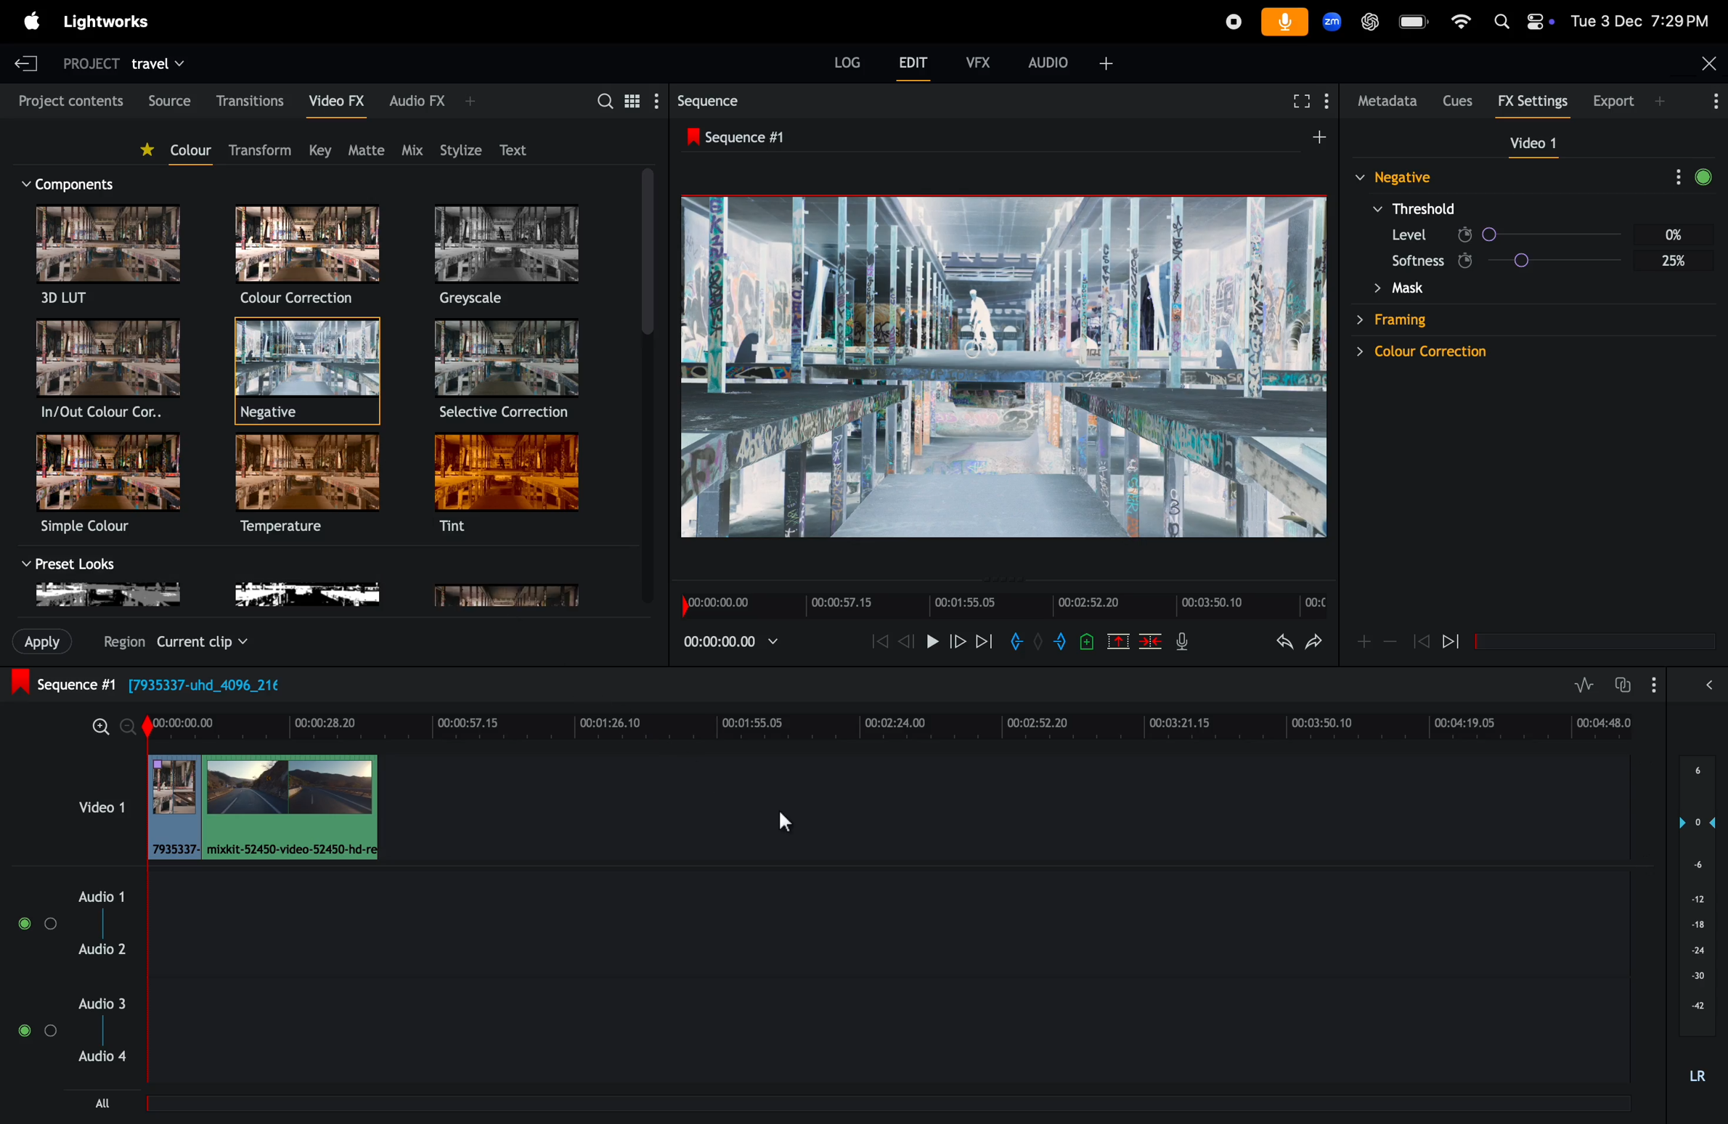 The width and height of the screenshot is (1728, 1124). I want to click on toggle audio levels, so click(1585, 682).